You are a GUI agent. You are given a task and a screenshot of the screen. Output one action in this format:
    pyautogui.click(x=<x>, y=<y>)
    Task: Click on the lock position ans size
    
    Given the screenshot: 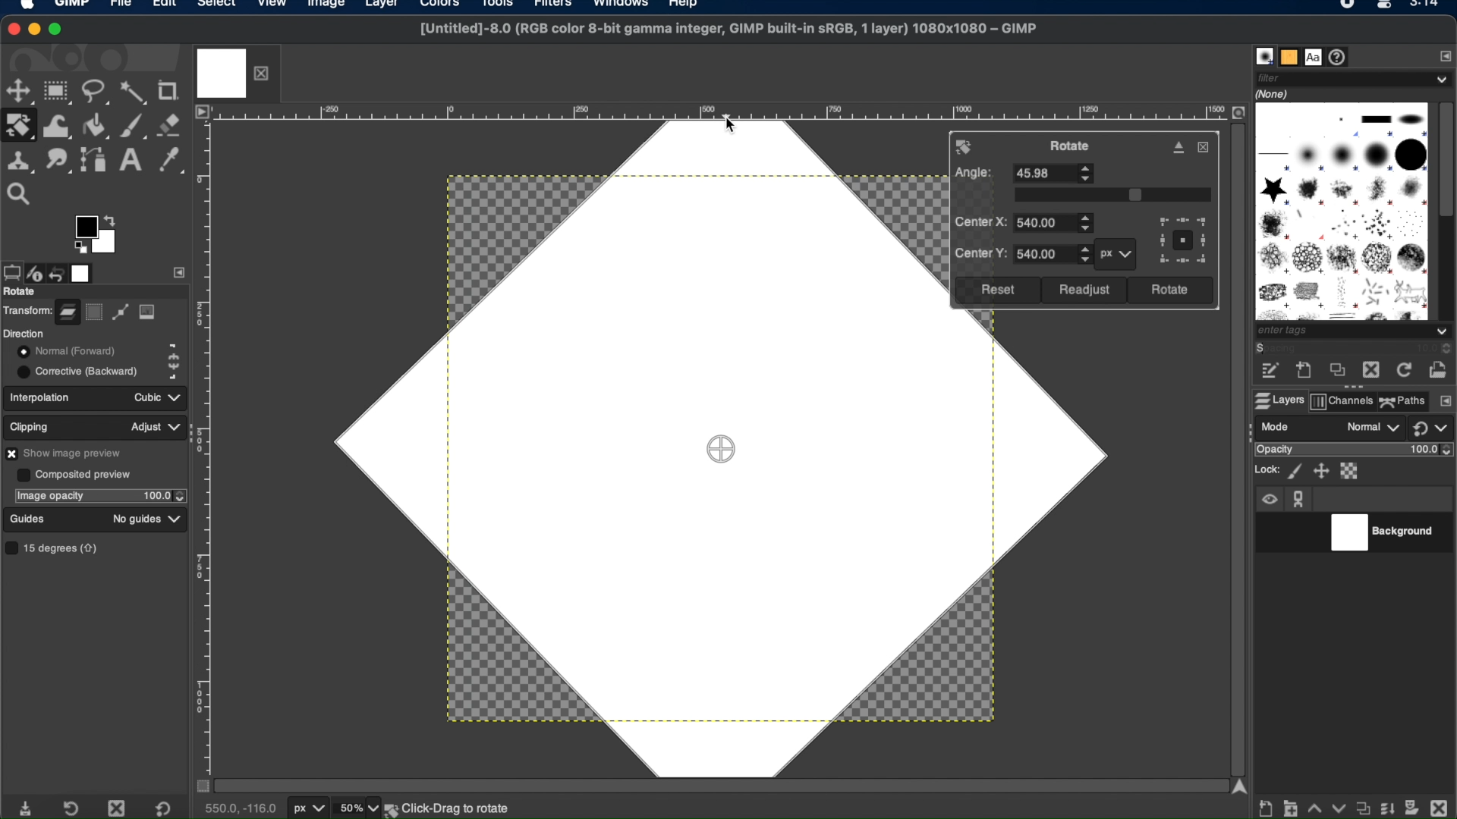 What is the action you would take?
    pyautogui.click(x=1320, y=471)
    